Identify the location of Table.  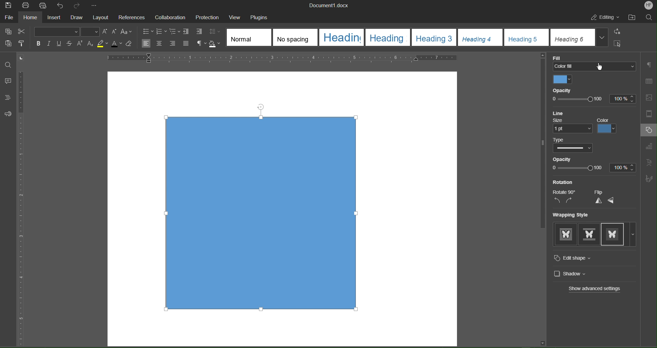
(650, 80).